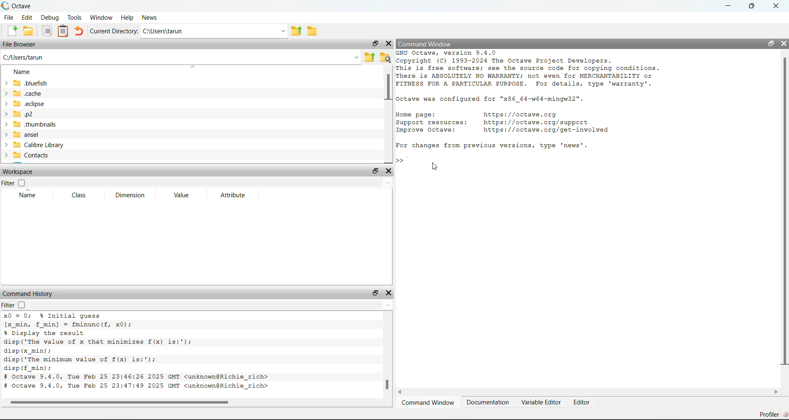  What do you see at coordinates (390, 171) in the screenshot?
I see `Close` at bounding box center [390, 171].